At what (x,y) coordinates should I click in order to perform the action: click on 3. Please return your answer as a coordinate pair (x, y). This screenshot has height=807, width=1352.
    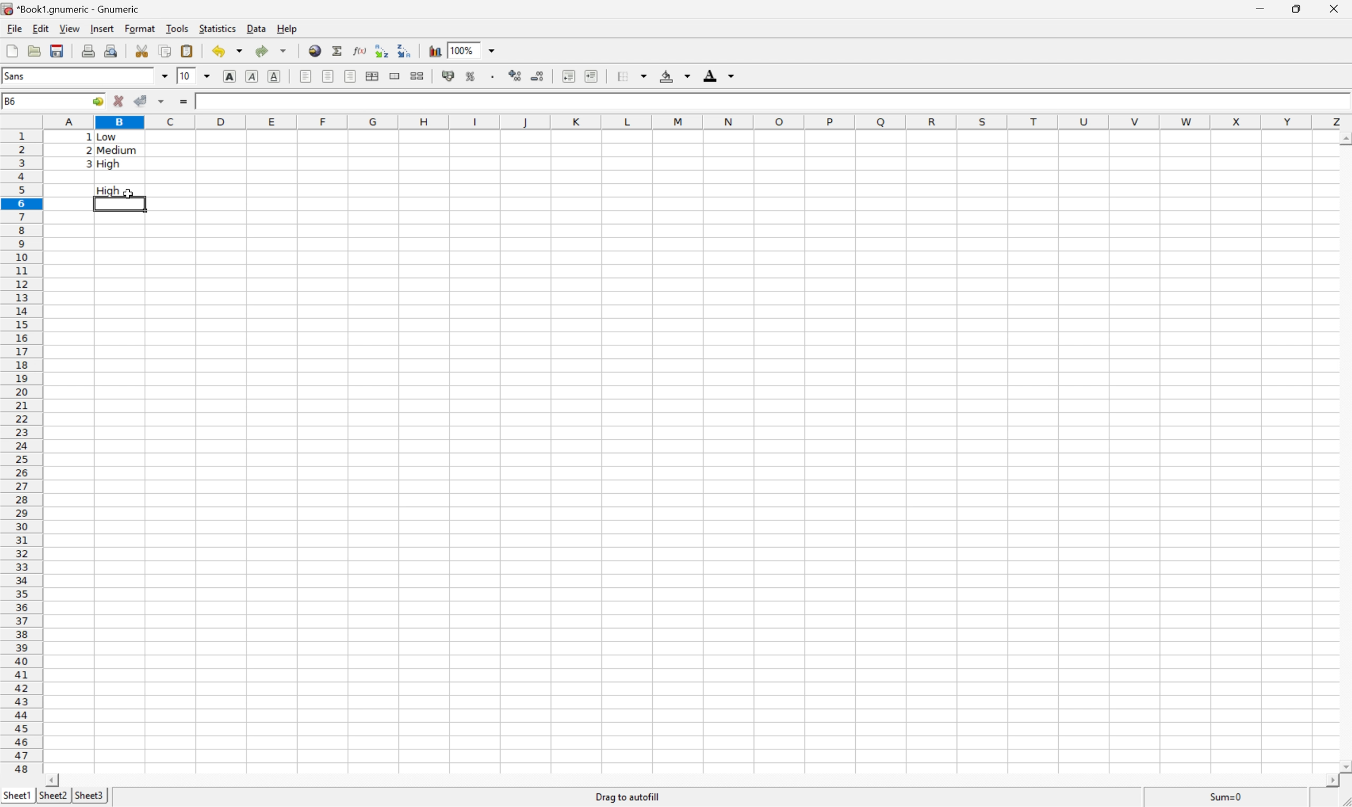
    Looking at the image, I should click on (88, 163).